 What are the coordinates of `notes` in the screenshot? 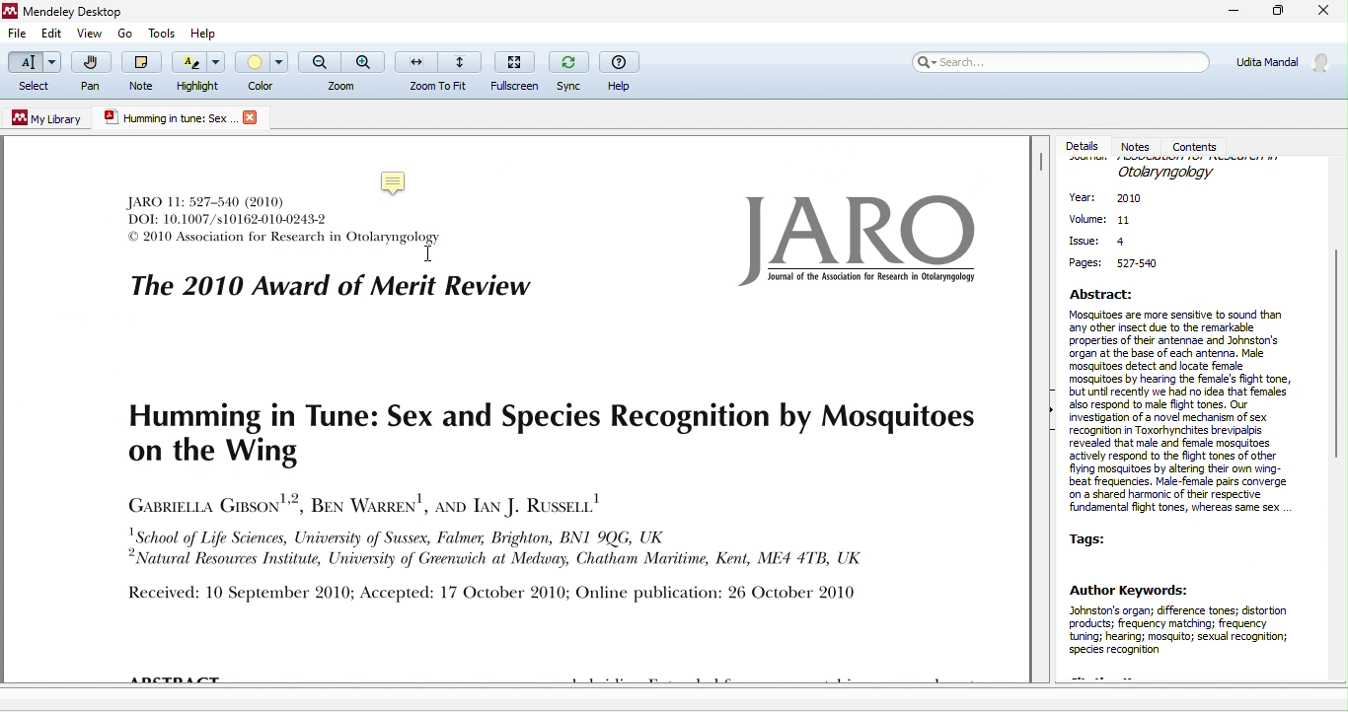 It's located at (1139, 145).